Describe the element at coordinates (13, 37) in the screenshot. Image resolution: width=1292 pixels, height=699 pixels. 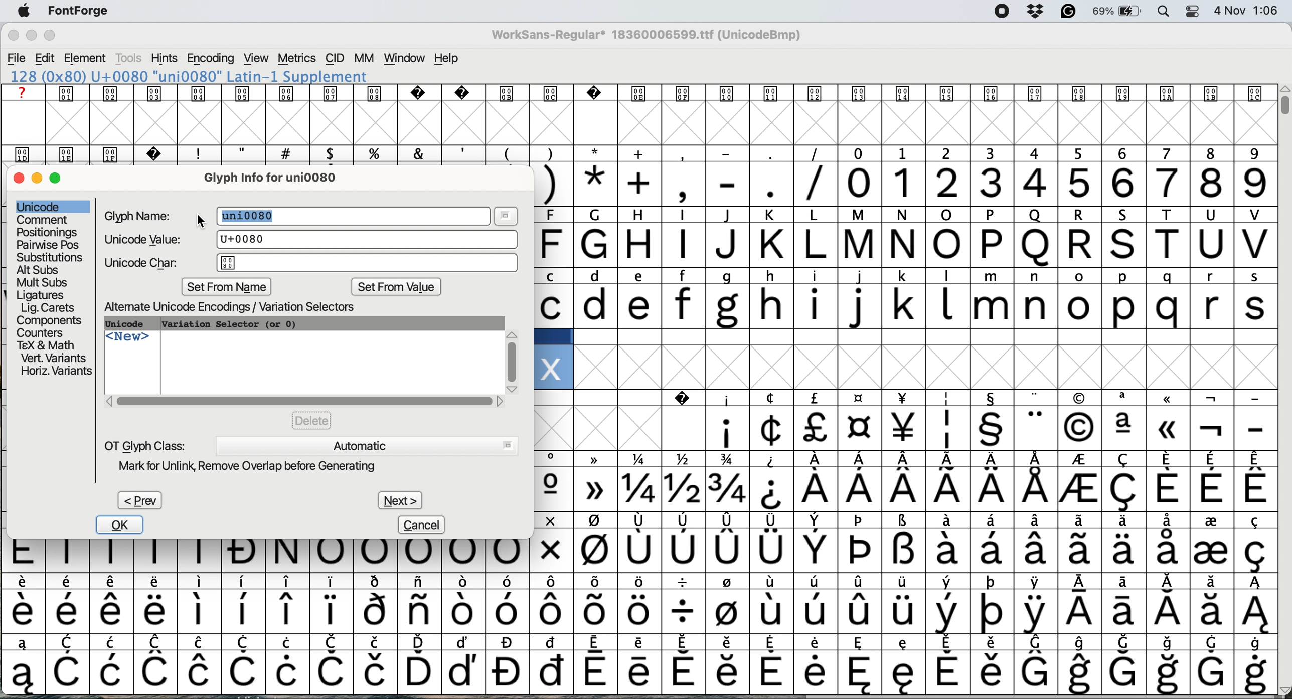
I see `close` at that location.